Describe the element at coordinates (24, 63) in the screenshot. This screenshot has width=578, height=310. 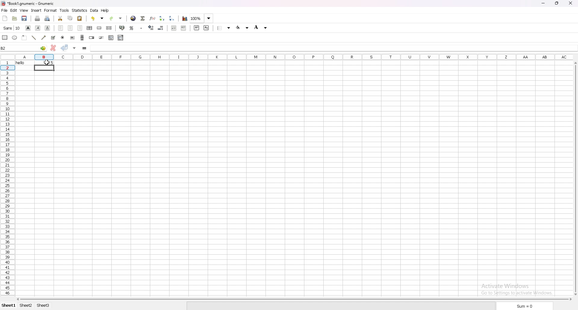
I see `text` at that location.